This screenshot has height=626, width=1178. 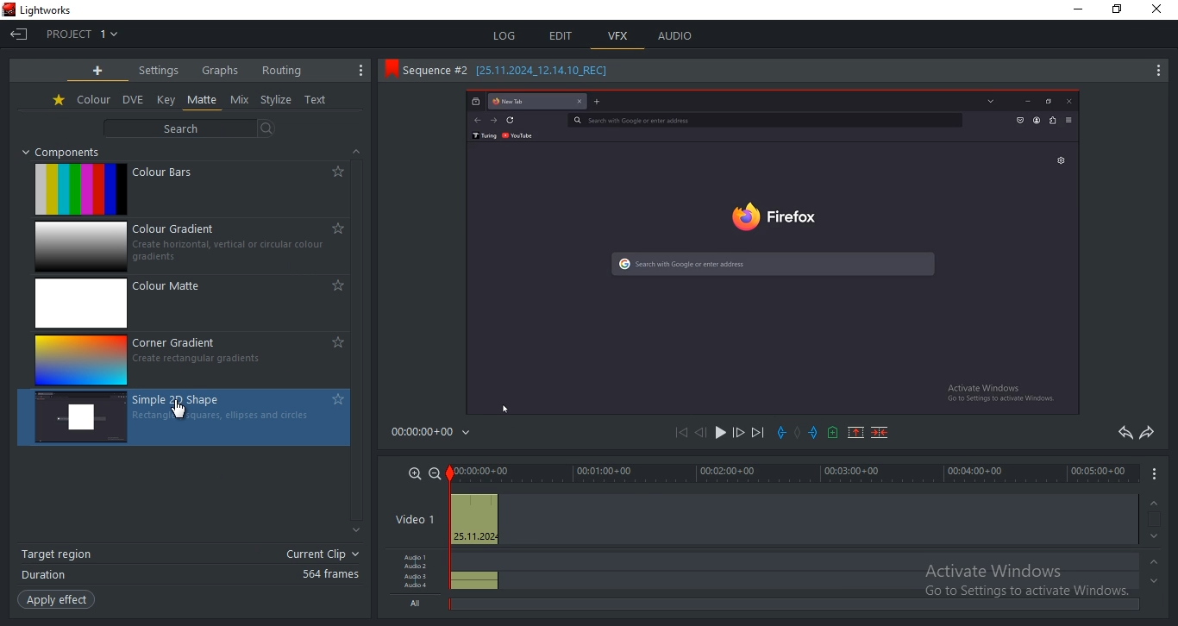 What do you see at coordinates (758, 433) in the screenshot?
I see `next` at bounding box center [758, 433].